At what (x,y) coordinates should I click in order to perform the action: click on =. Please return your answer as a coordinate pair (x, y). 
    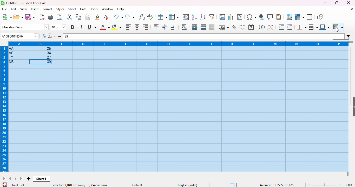
    Looking at the image, I should click on (60, 36).